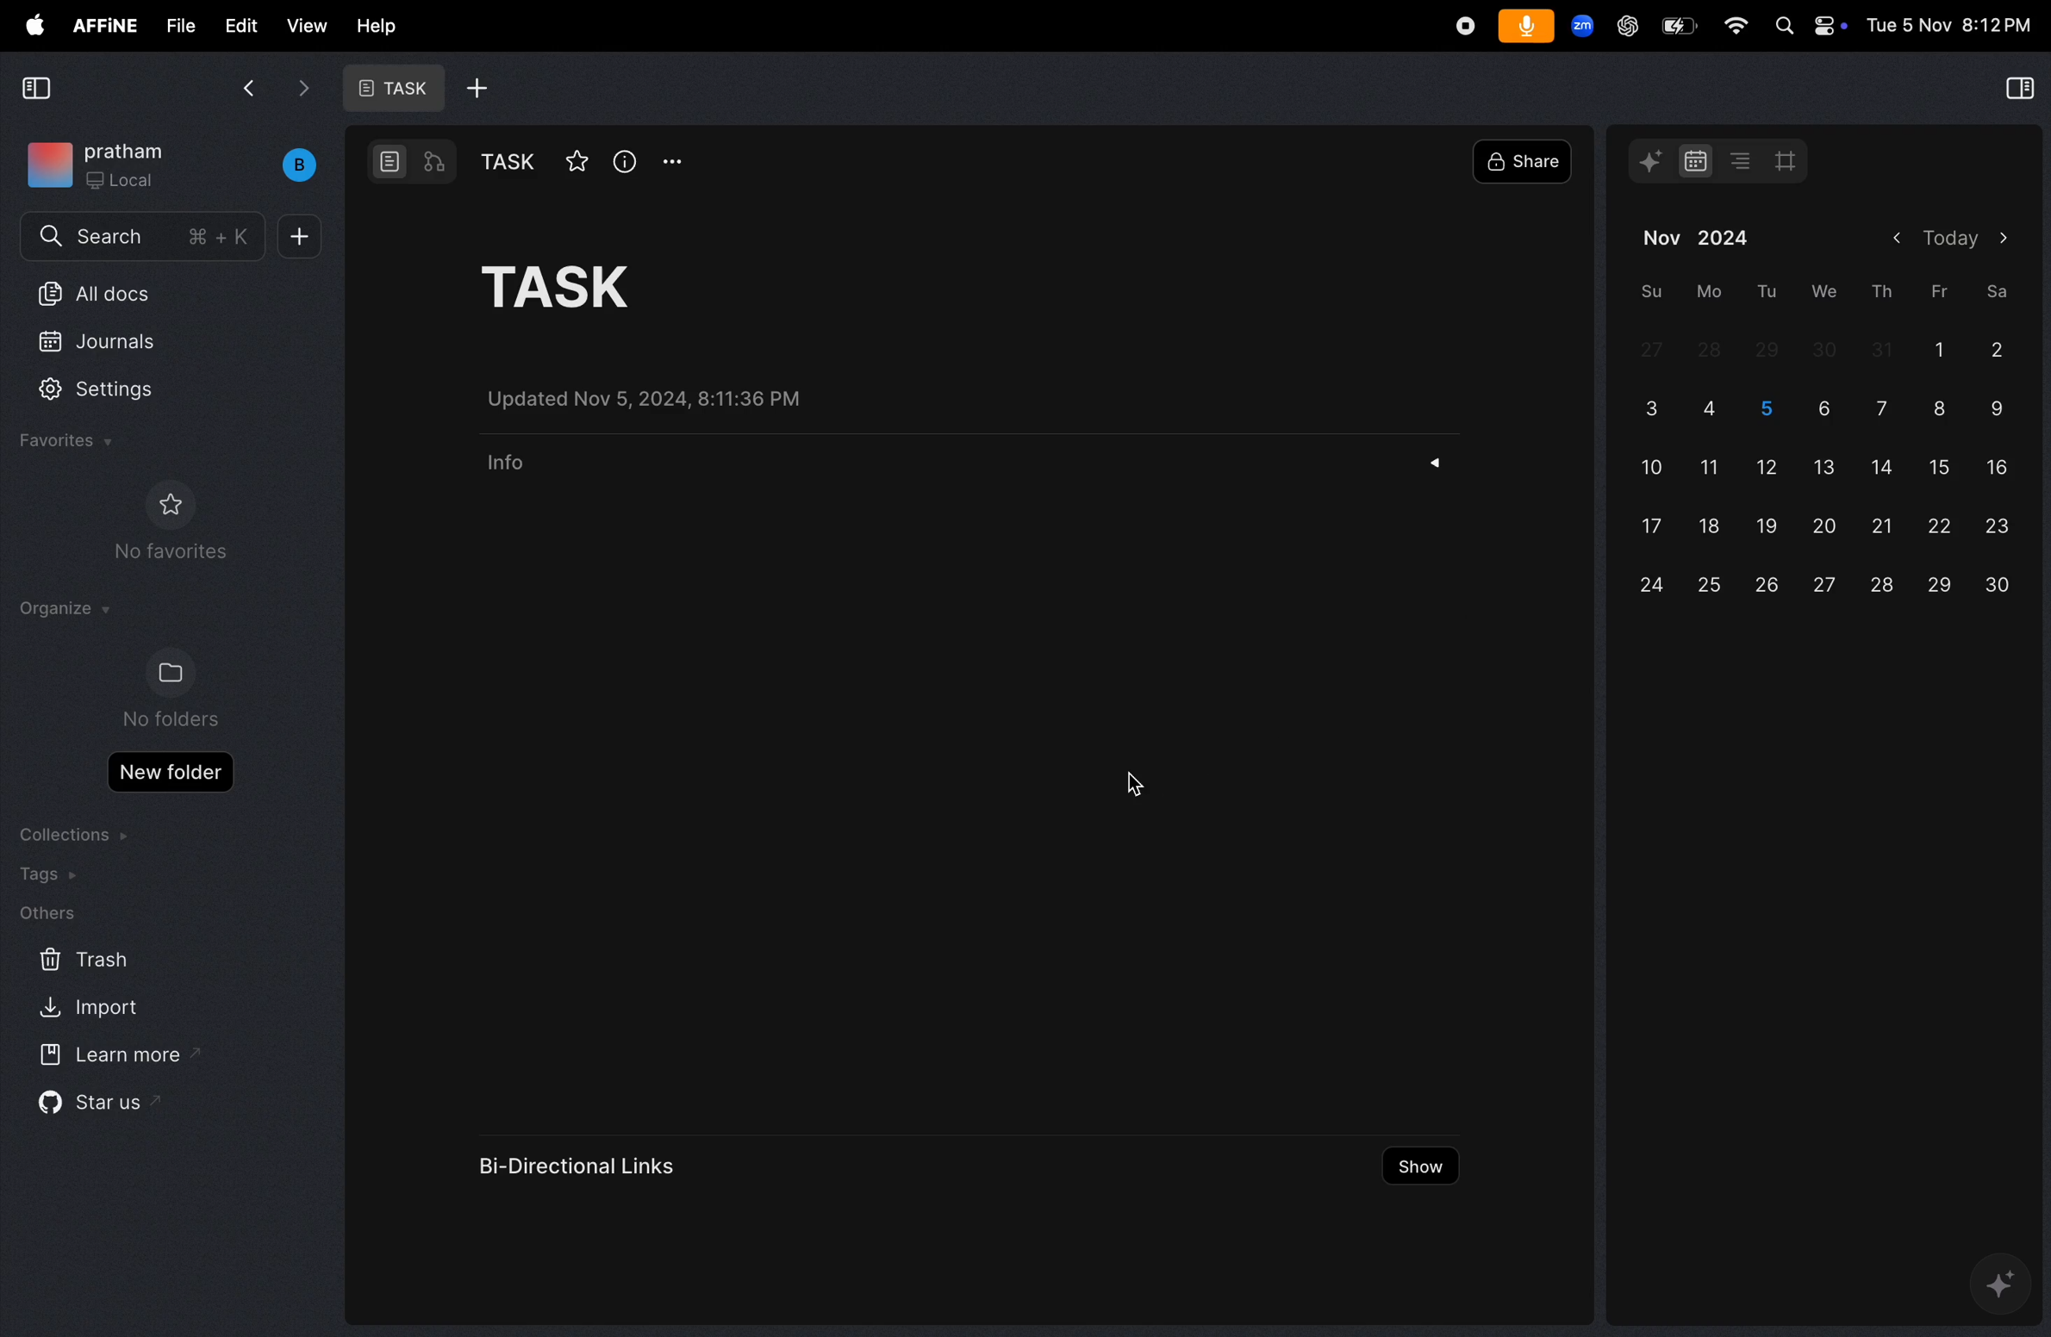  Describe the element at coordinates (78, 834) in the screenshot. I see `collection` at that location.